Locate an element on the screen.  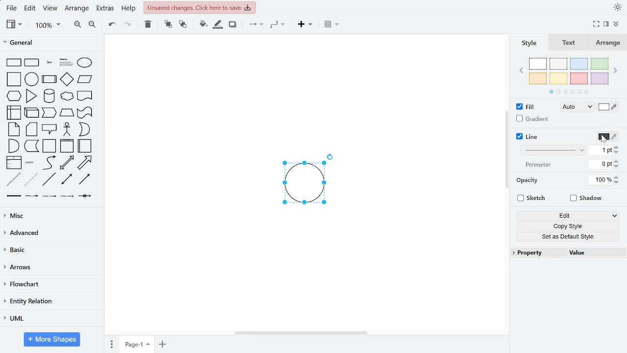
insert is located at coordinates (303, 25).